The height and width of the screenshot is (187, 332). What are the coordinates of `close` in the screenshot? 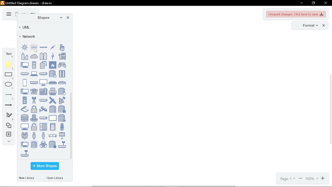 It's located at (324, 26).